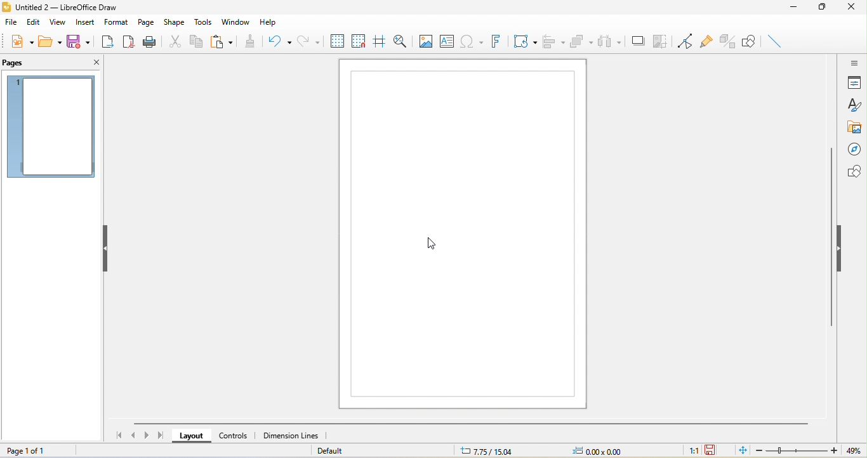 The width and height of the screenshot is (867, 458). What do you see at coordinates (581, 41) in the screenshot?
I see `arrange` at bounding box center [581, 41].